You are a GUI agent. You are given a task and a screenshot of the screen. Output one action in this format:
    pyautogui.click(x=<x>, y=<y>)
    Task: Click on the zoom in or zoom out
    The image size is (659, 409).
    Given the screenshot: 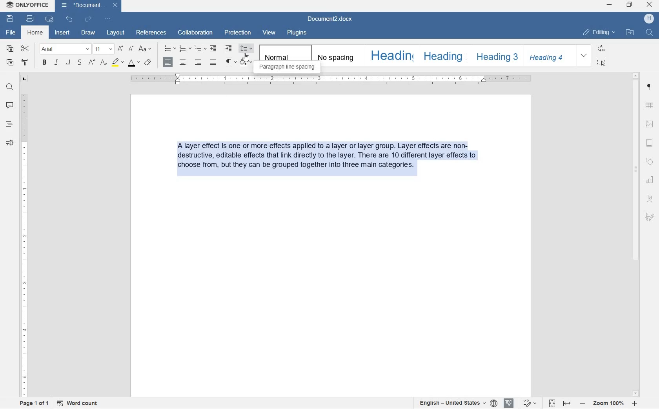 What is the action you would take?
    pyautogui.click(x=608, y=404)
    